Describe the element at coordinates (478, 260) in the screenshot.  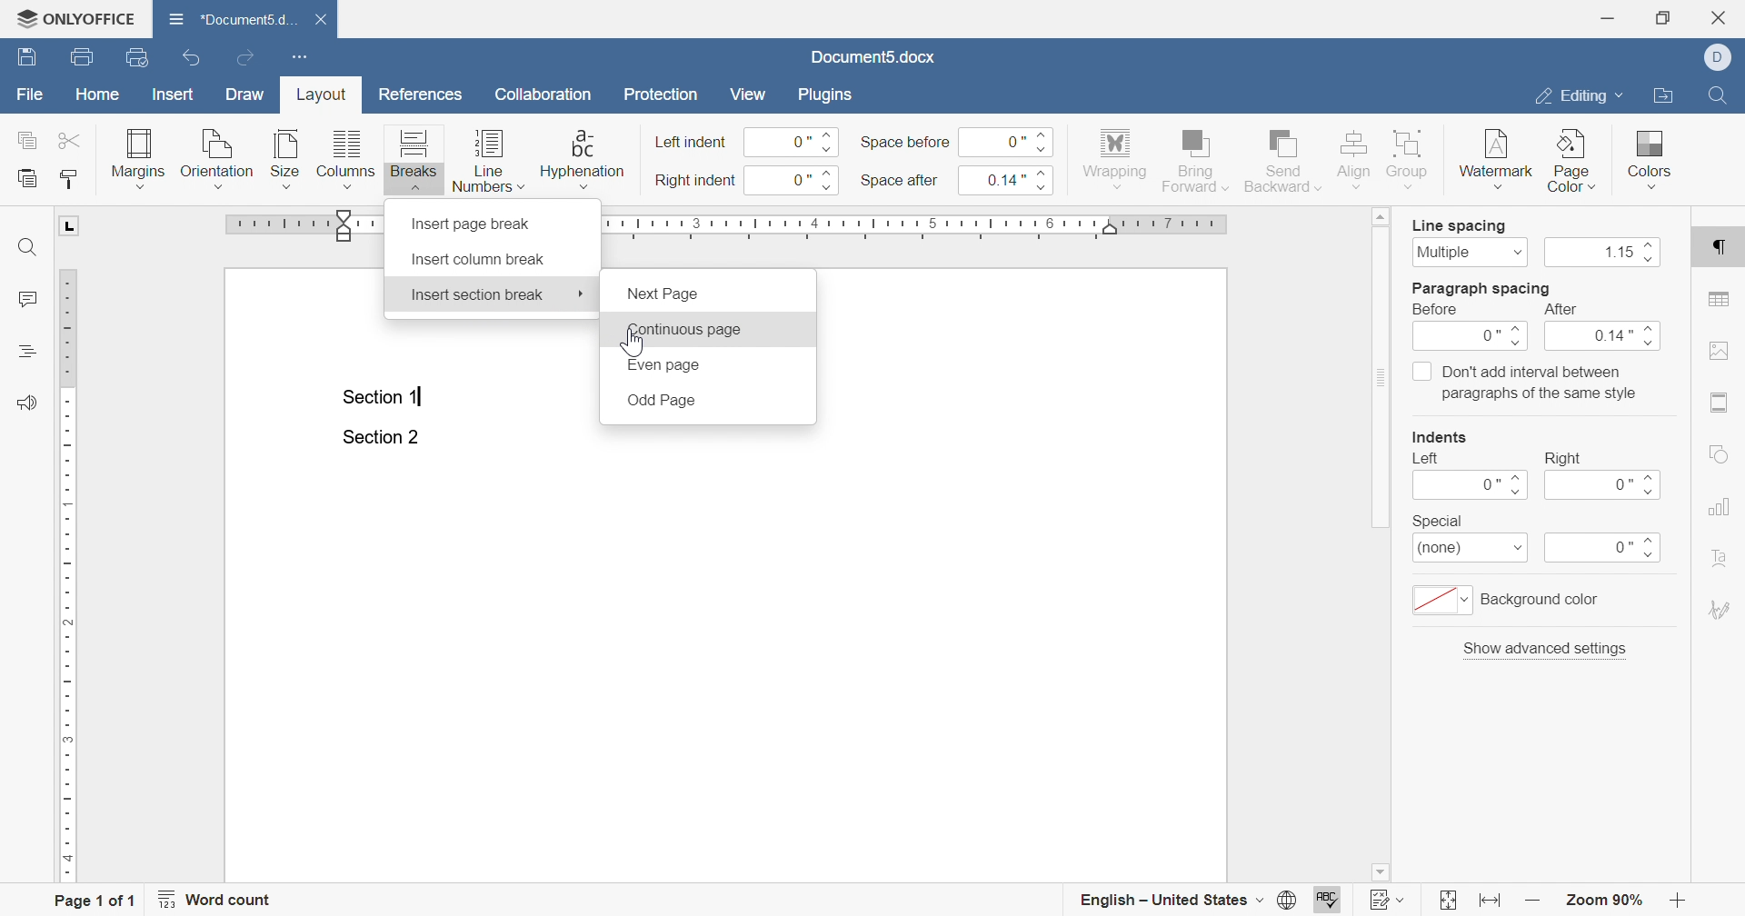
I see `insert column break` at that location.